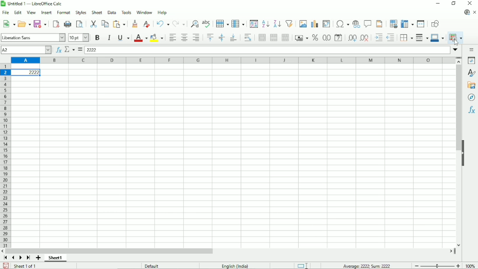 The height and width of the screenshot is (269, 478). I want to click on Open, so click(25, 24).